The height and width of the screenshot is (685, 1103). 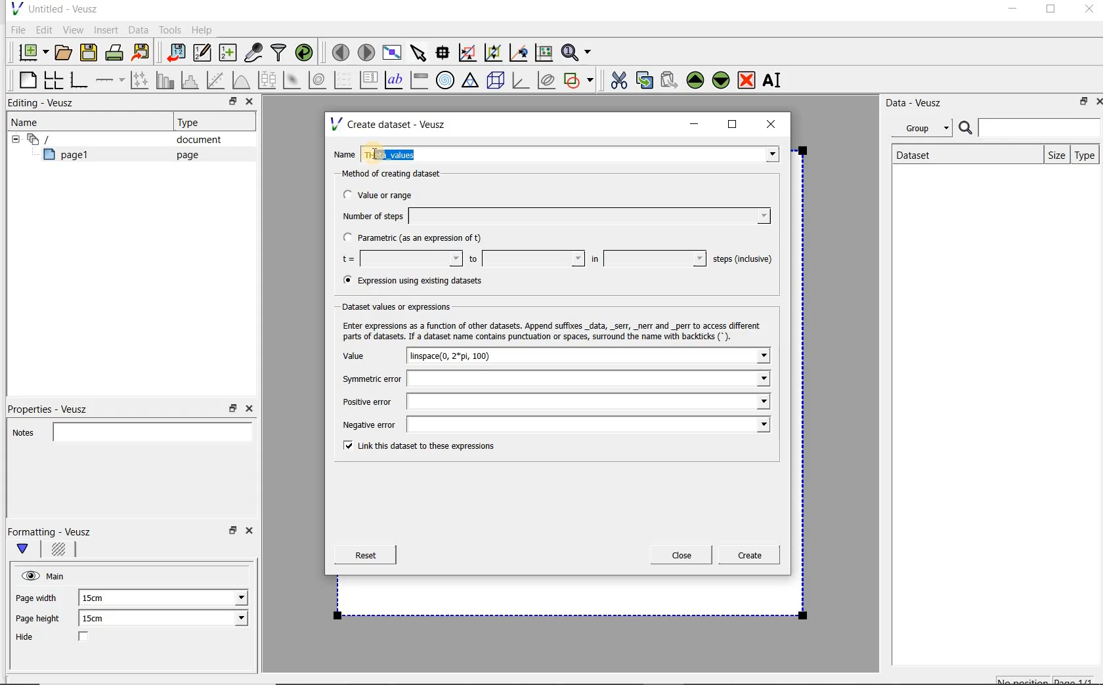 What do you see at coordinates (573, 156) in the screenshot?
I see `Theta_values` at bounding box center [573, 156].